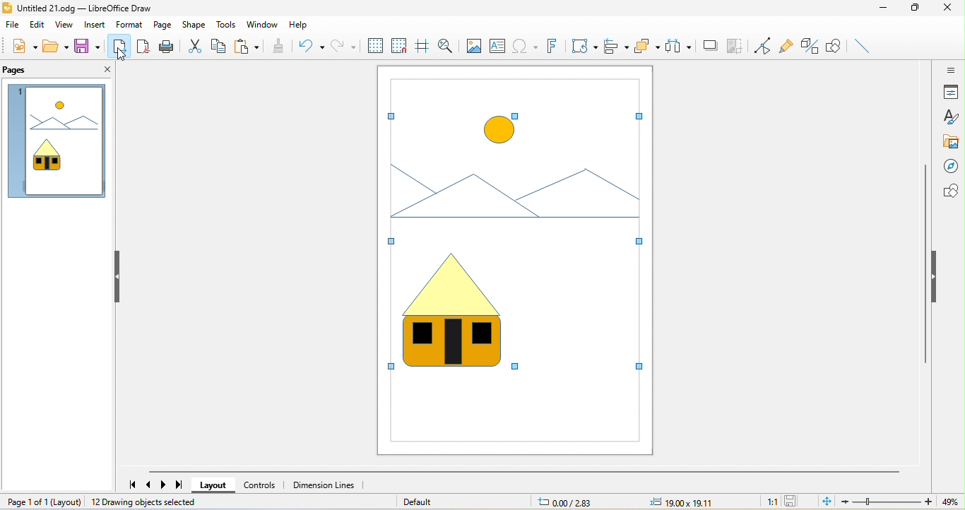 This screenshot has width=965, height=510. I want to click on close, so click(102, 72).